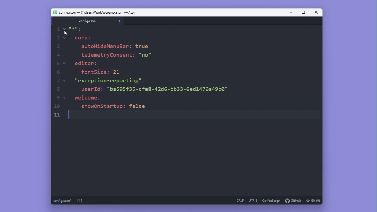 The height and width of the screenshot is (212, 377). Describe the element at coordinates (65, 34) in the screenshot. I see `cursor` at that location.